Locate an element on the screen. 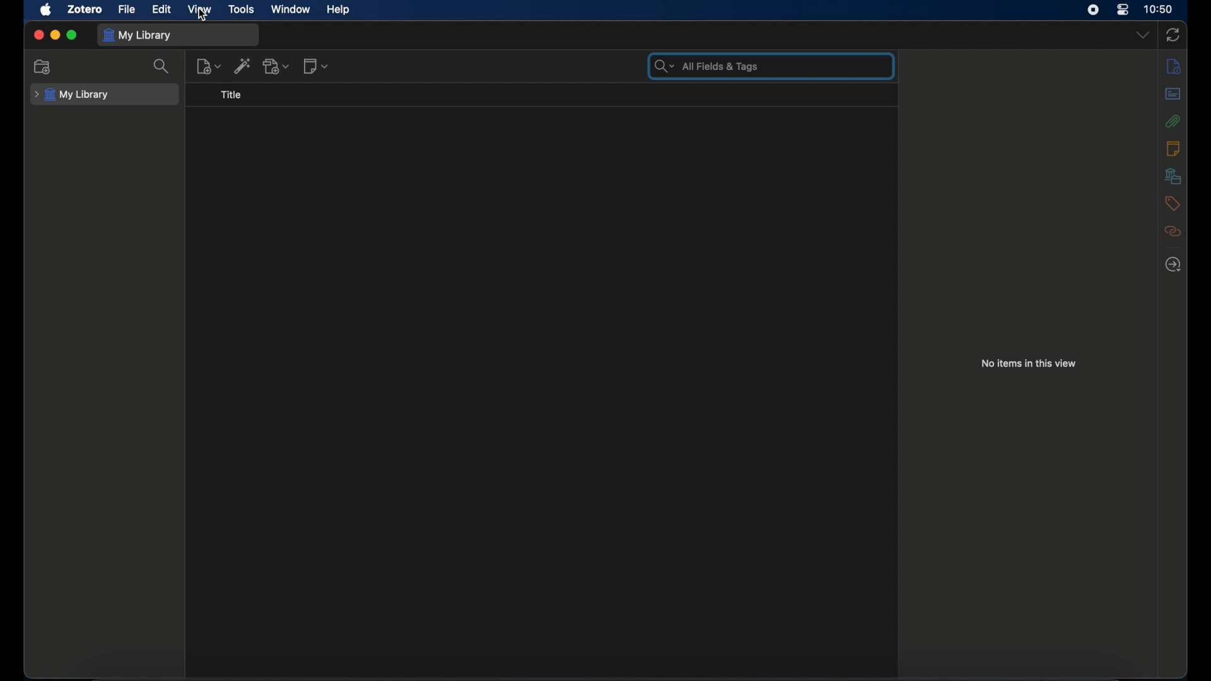  locate is located at coordinates (1174, 264).